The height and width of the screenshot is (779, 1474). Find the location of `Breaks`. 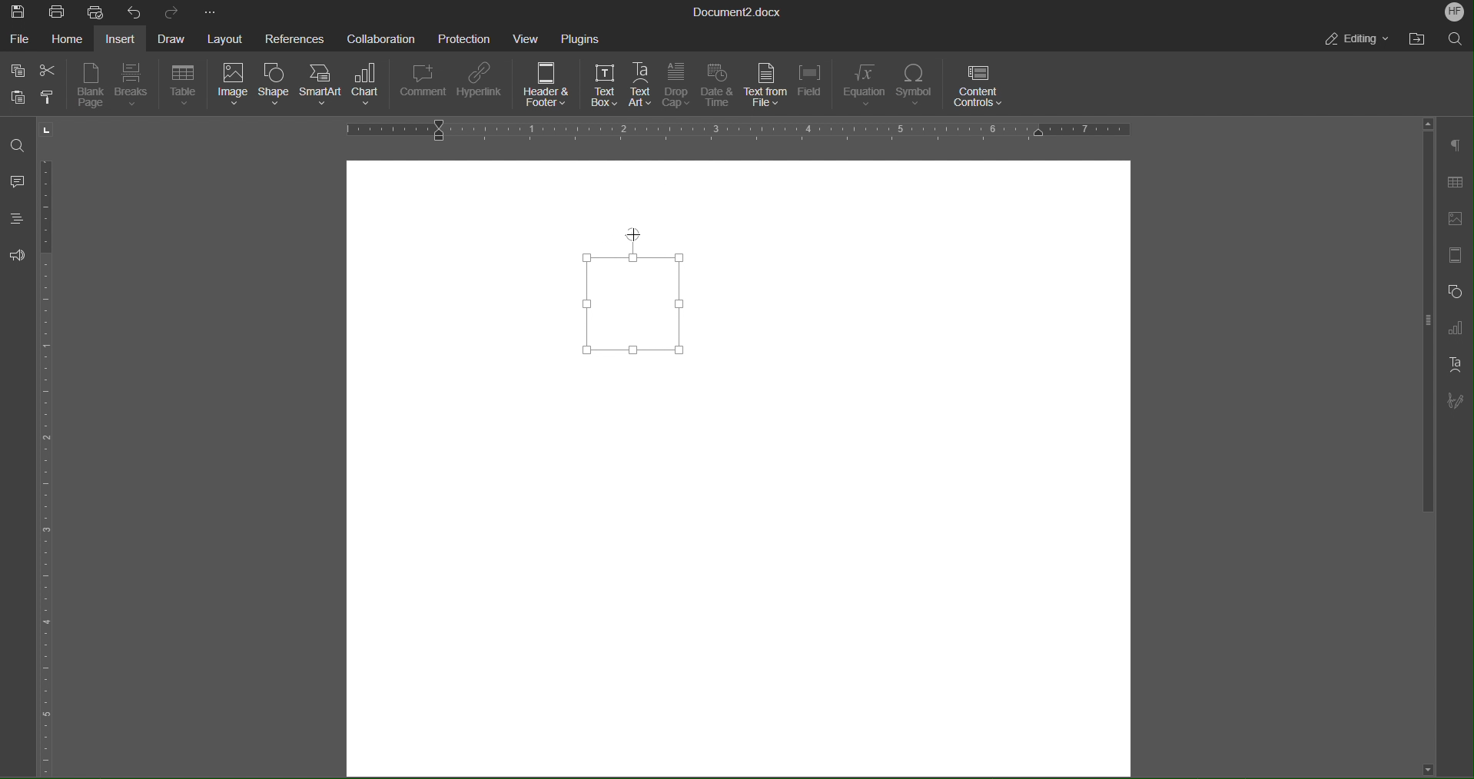

Breaks is located at coordinates (134, 86).